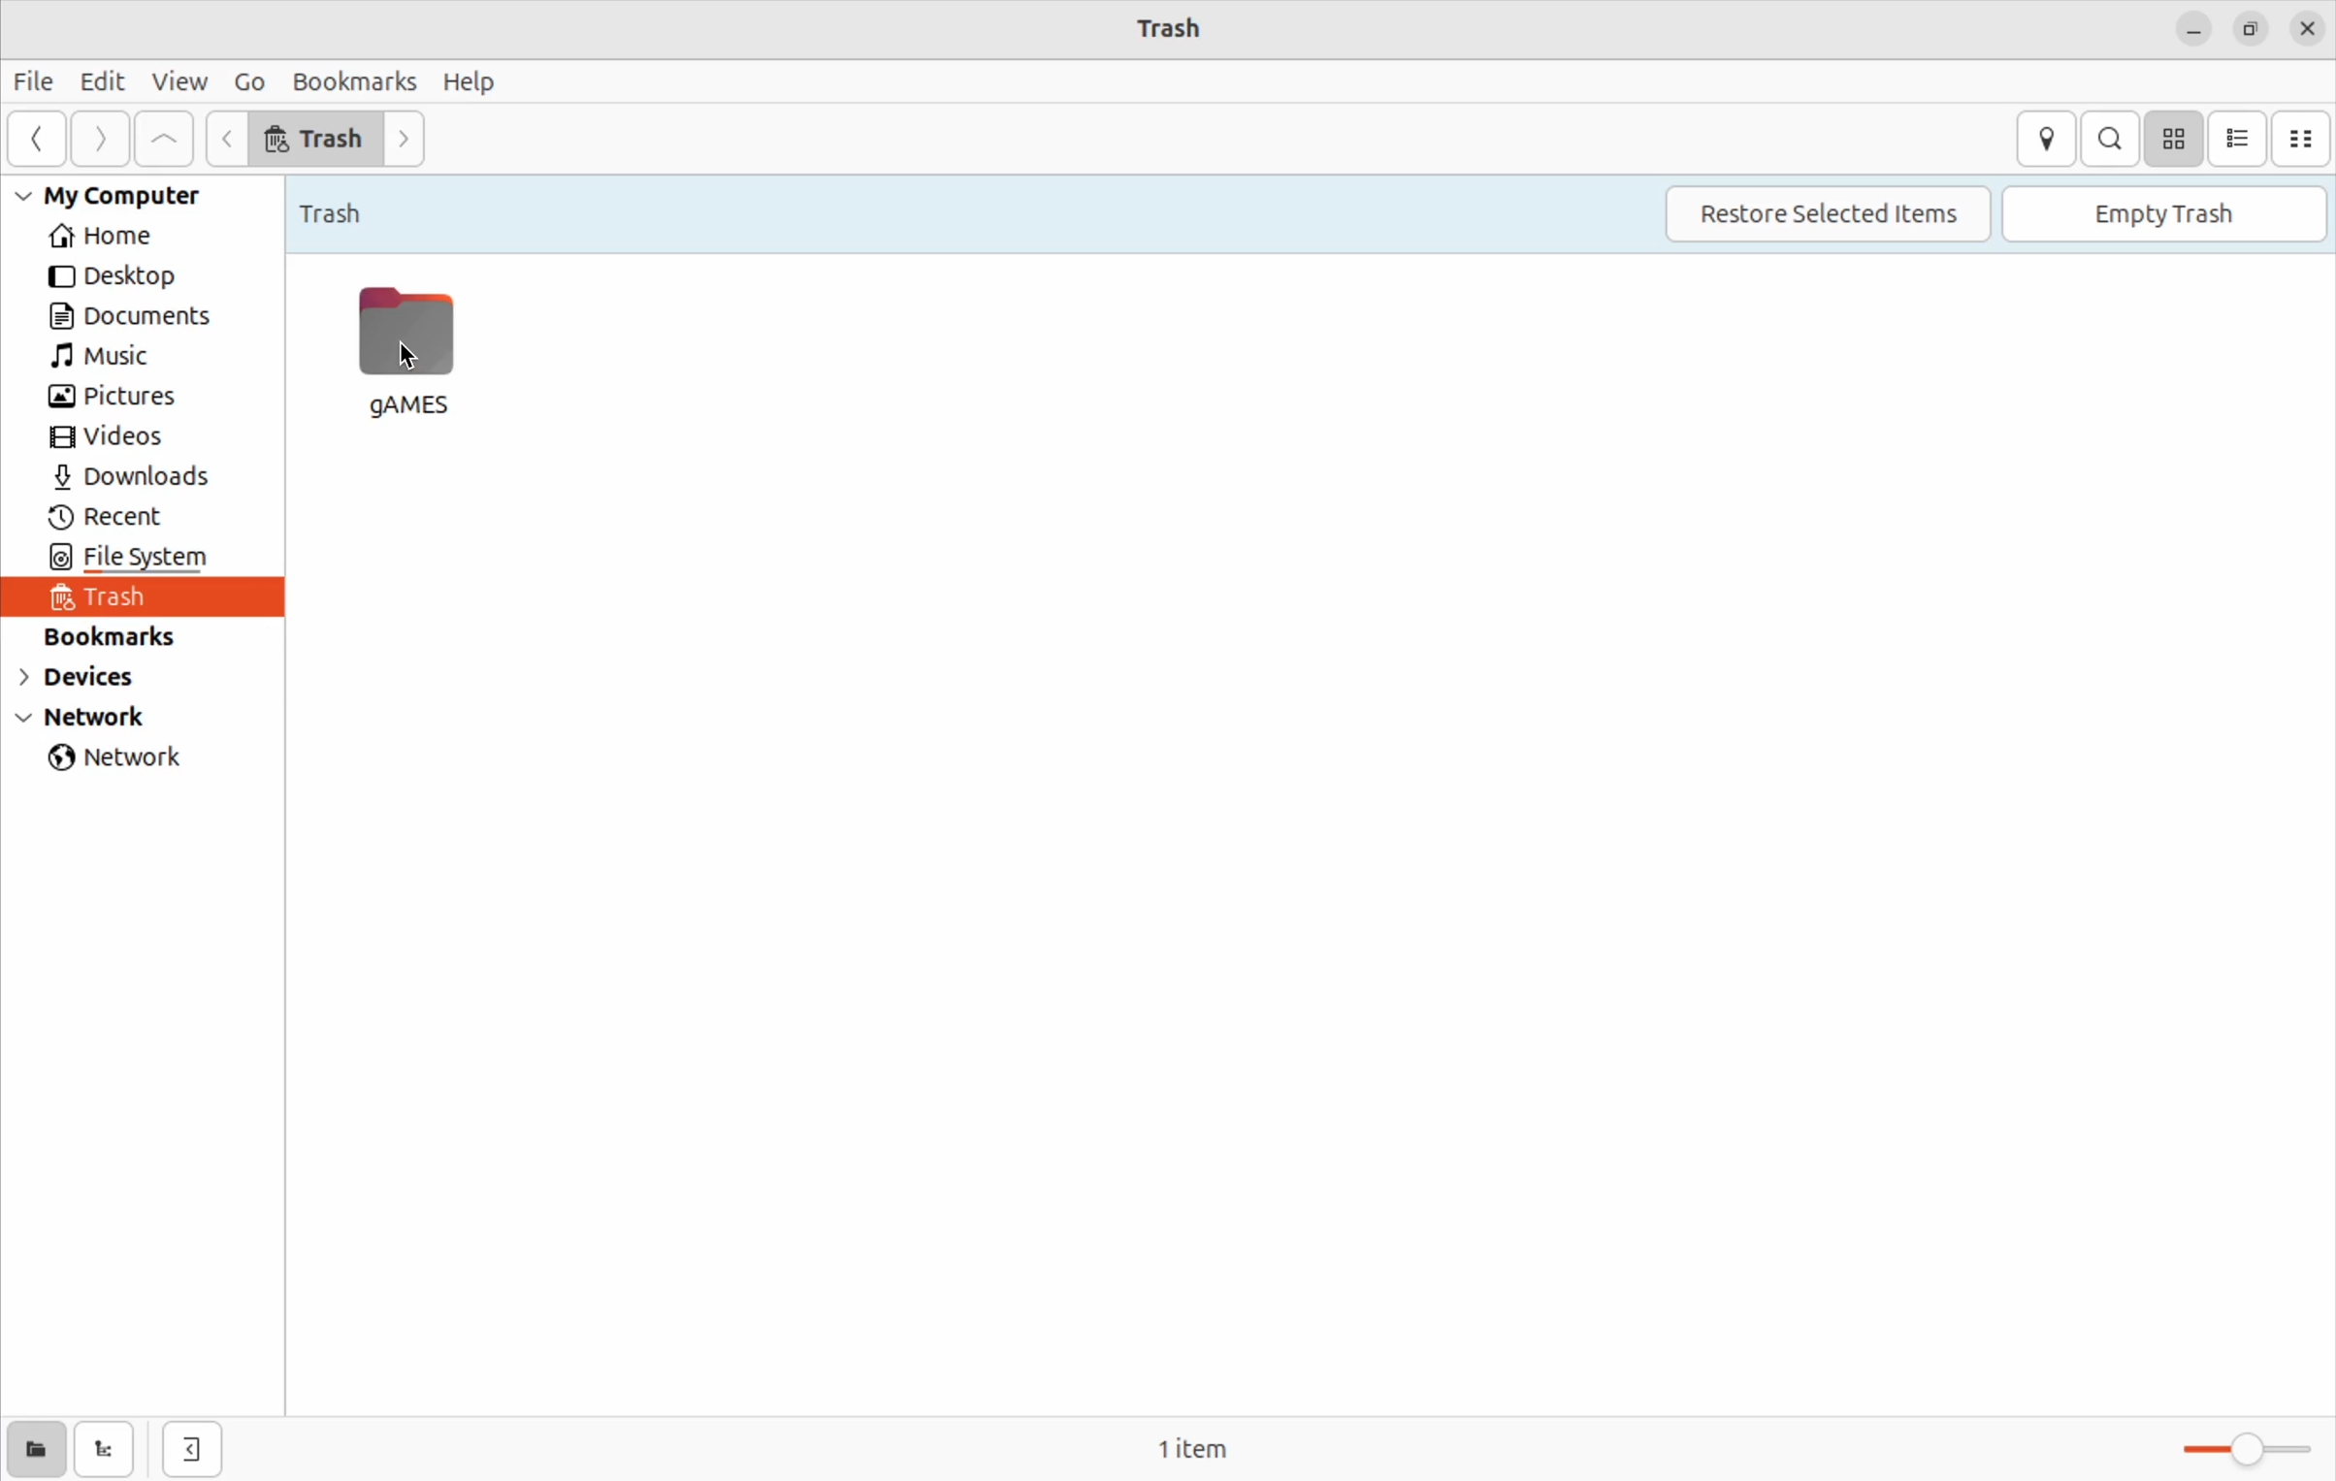  I want to click on back ward, so click(39, 142).